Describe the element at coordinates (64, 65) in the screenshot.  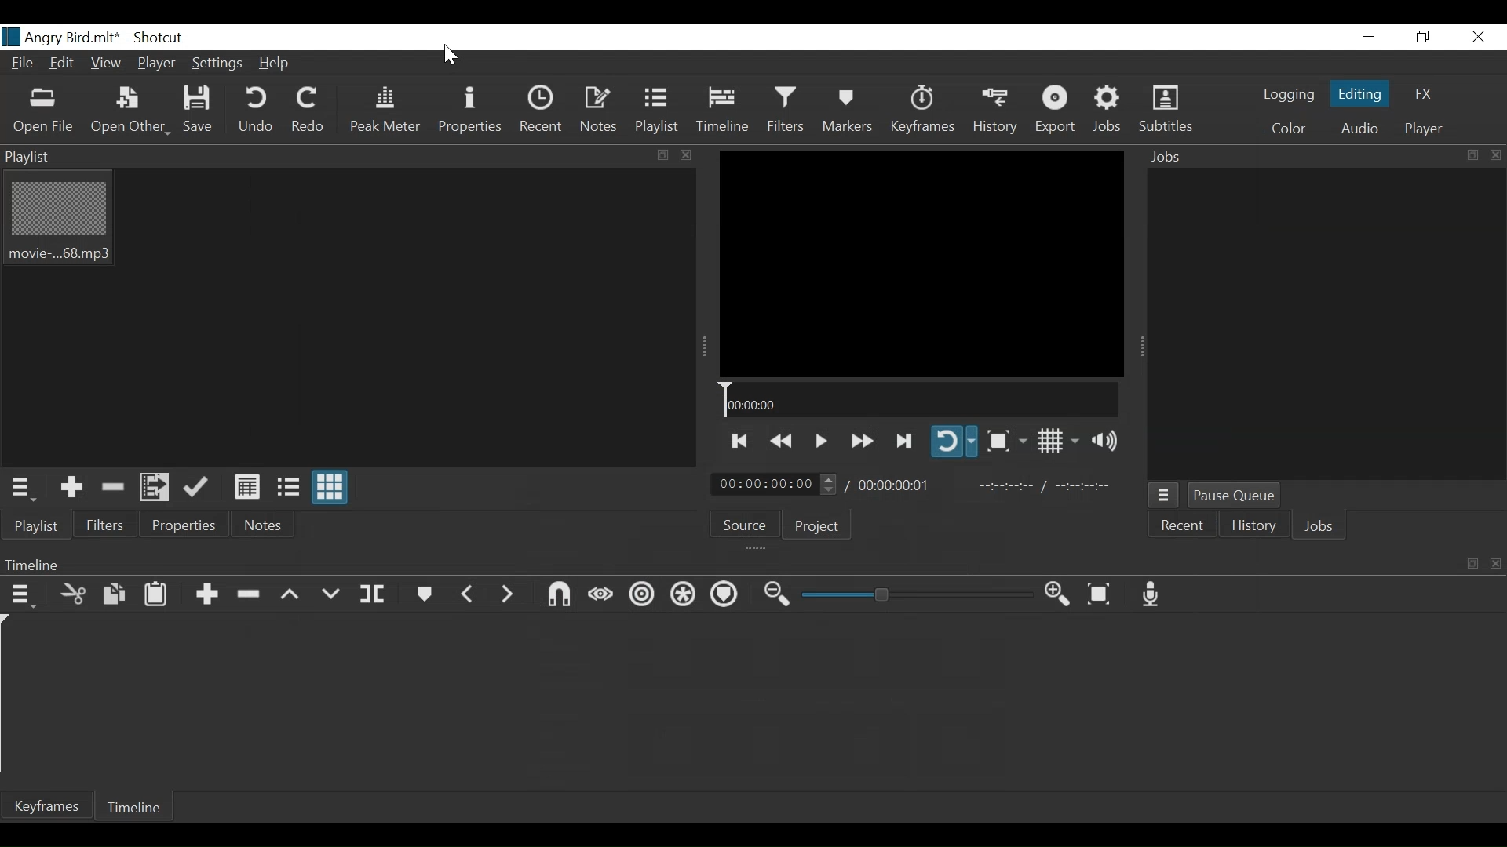
I see `Edit` at that location.